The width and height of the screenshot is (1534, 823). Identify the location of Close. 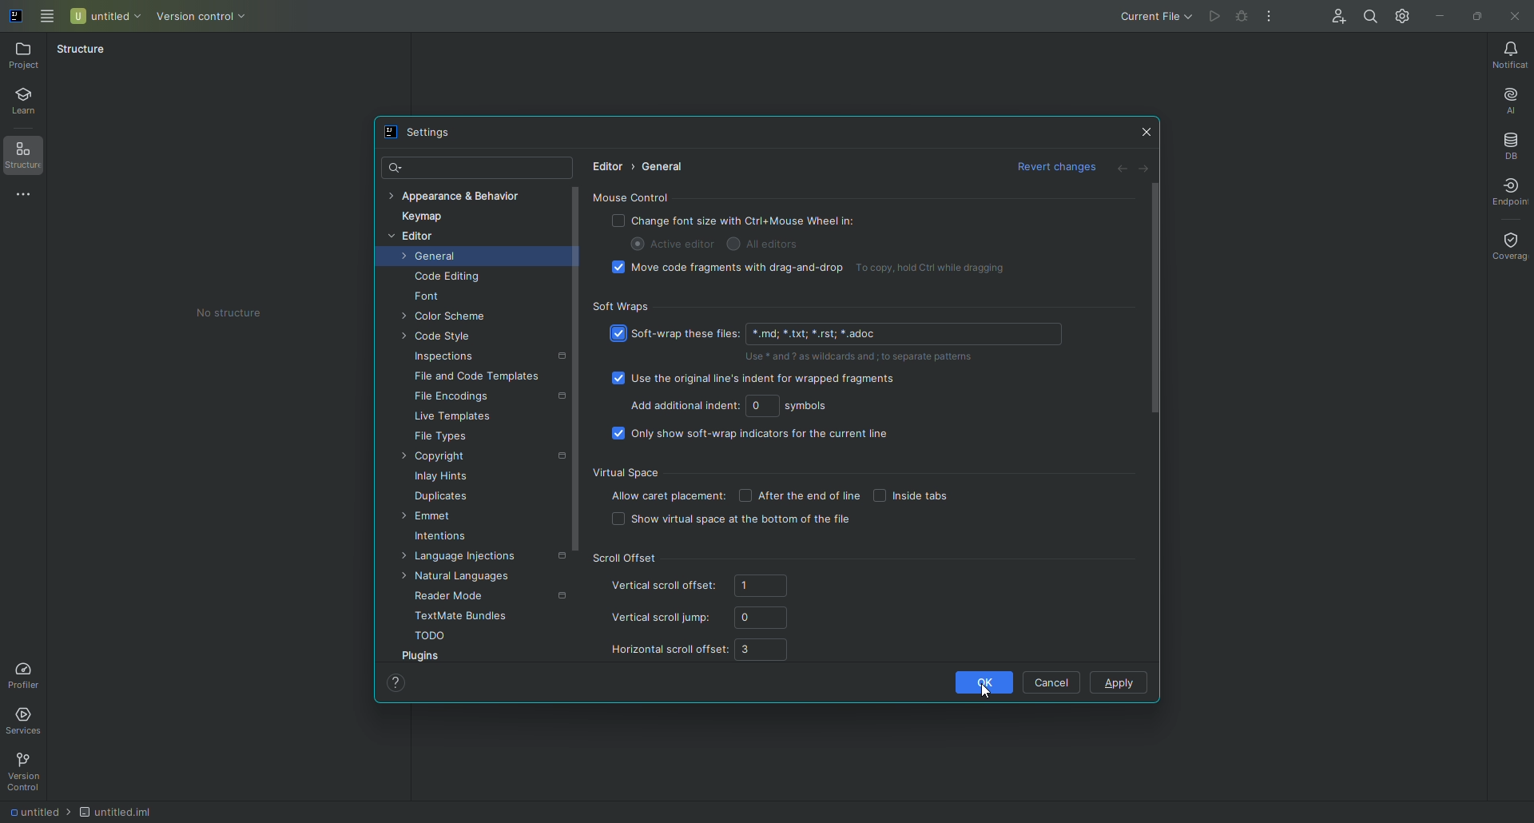
(1144, 130).